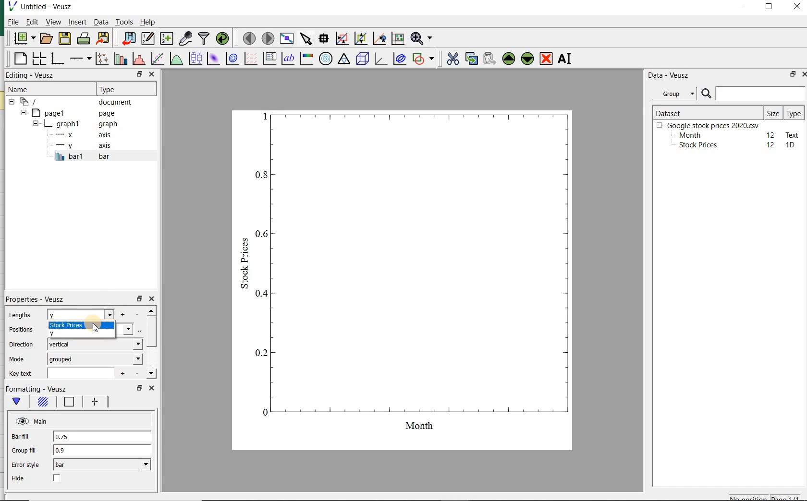  What do you see at coordinates (81, 314) in the screenshot?
I see `Y` at bounding box center [81, 314].